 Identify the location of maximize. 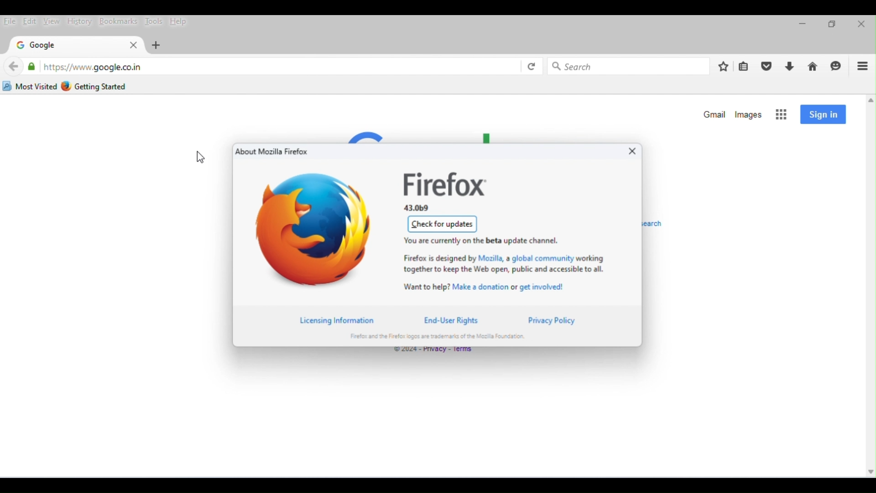
(831, 26).